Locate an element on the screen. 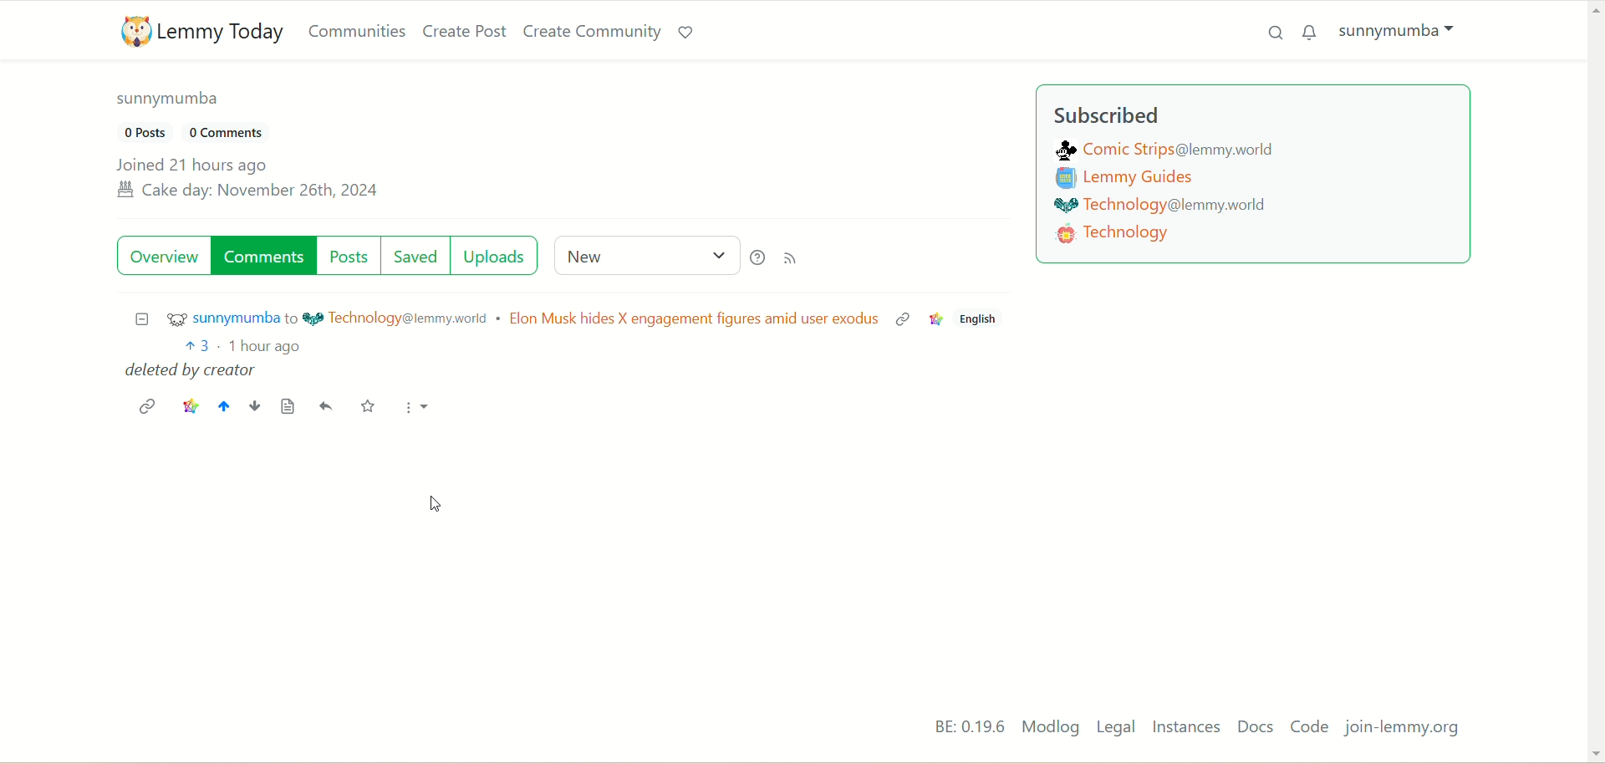 The height and width of the screenshot is (764, 1605). subscribed is located at coordinates (1109, 116).